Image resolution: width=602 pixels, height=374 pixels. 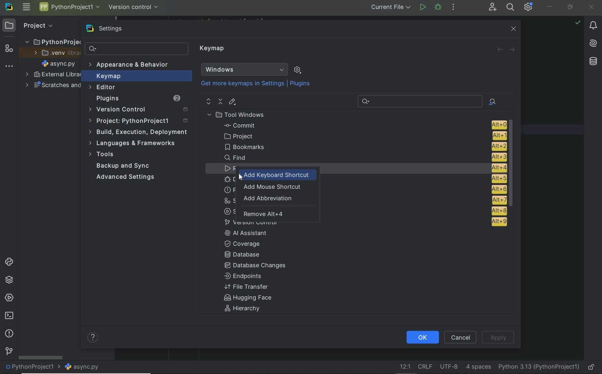 What do you see at coordinates (9, 280) in the screenshot?
I see `python packages` at bounding box center [9, 280].